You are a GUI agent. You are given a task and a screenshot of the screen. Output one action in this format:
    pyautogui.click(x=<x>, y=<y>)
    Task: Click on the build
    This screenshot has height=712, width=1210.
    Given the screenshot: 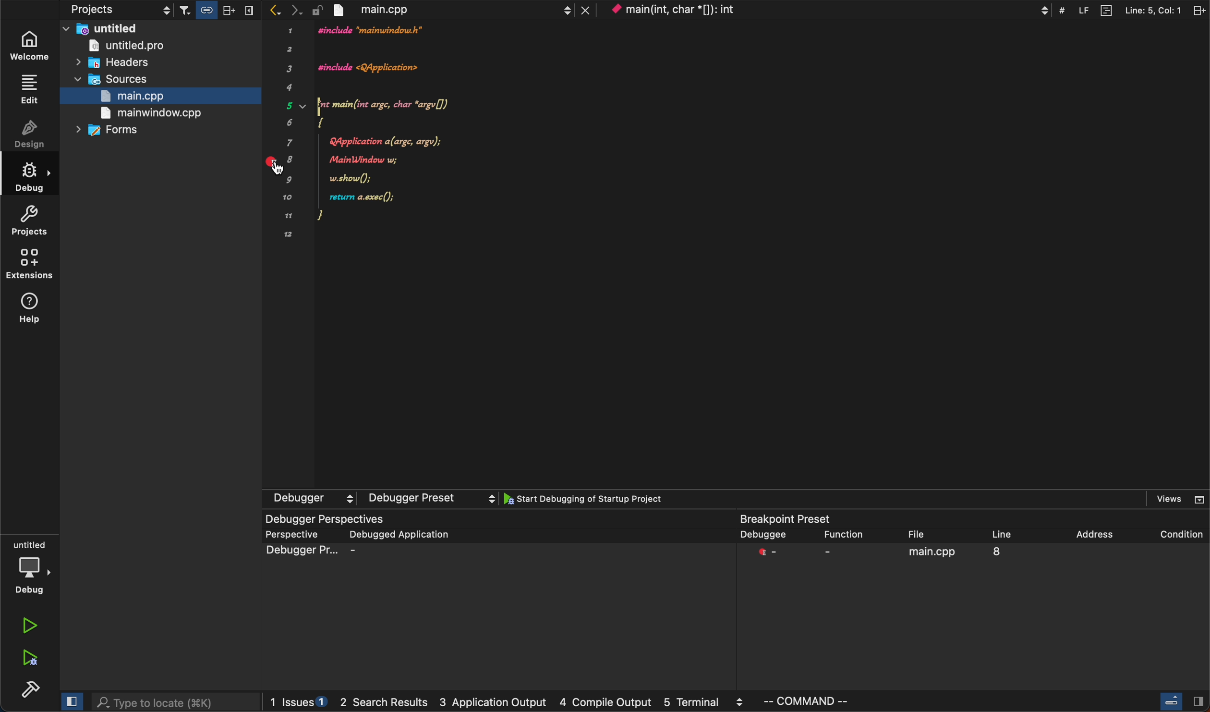 What is the action you would take?
    pyautogui.click(x=25, y=687)
    